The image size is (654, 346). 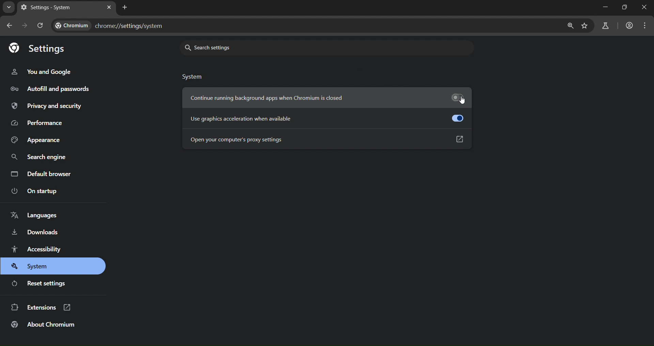 What do you see at coordinates (54, 9) in the screenshot?
I see `settings - system` at bounding box center [54, 9].